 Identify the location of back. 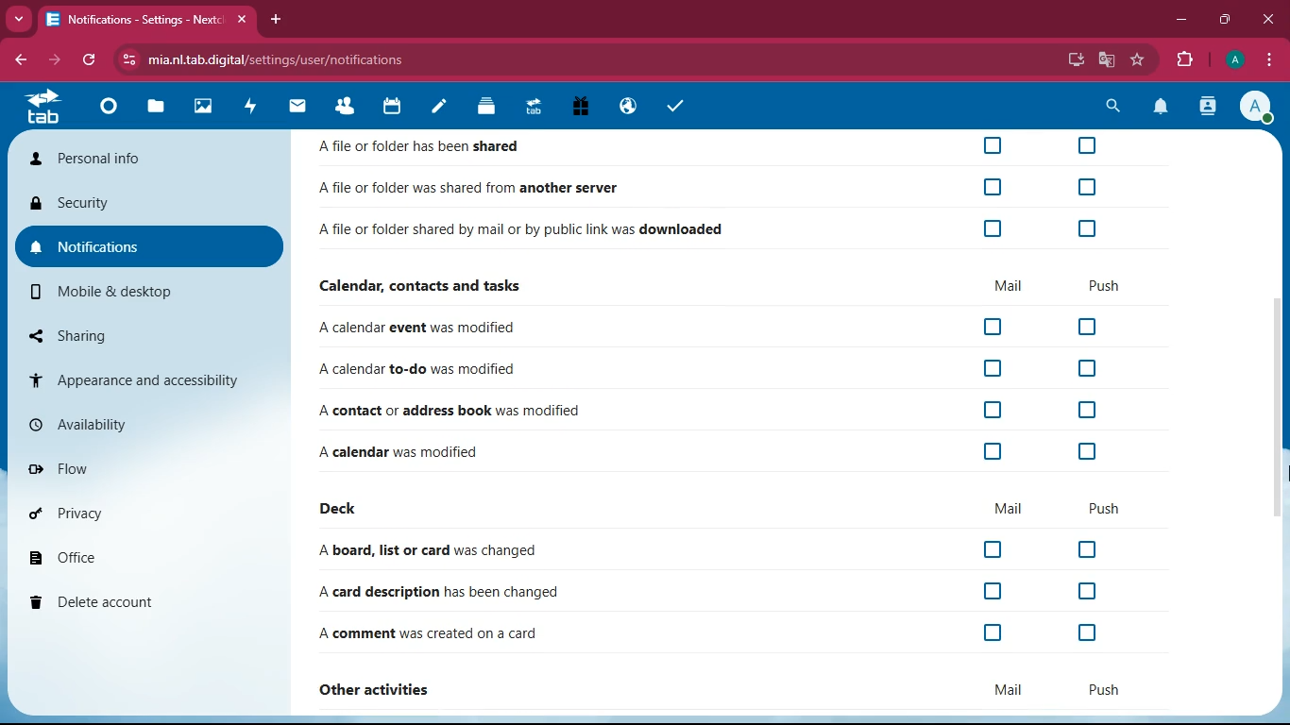
(21, 59).